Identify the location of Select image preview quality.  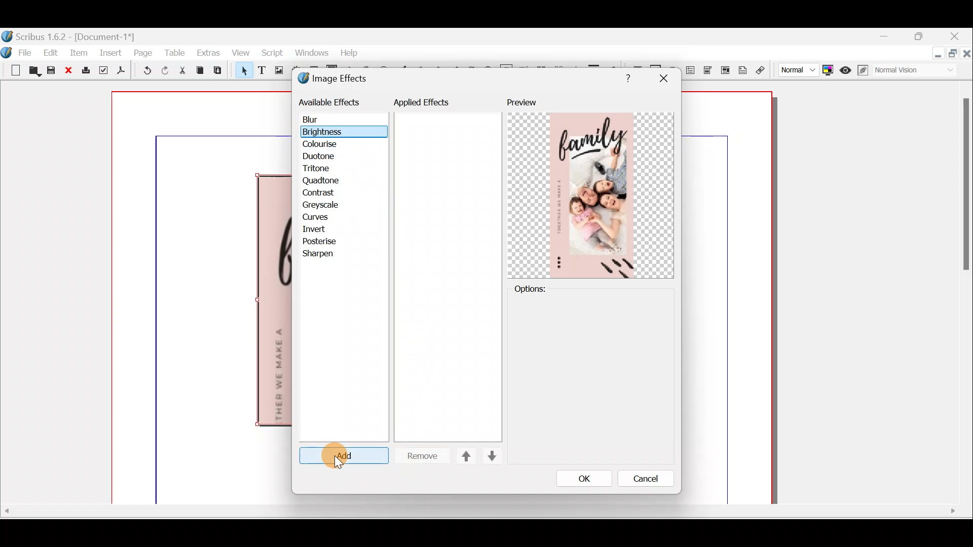
(796, 68).